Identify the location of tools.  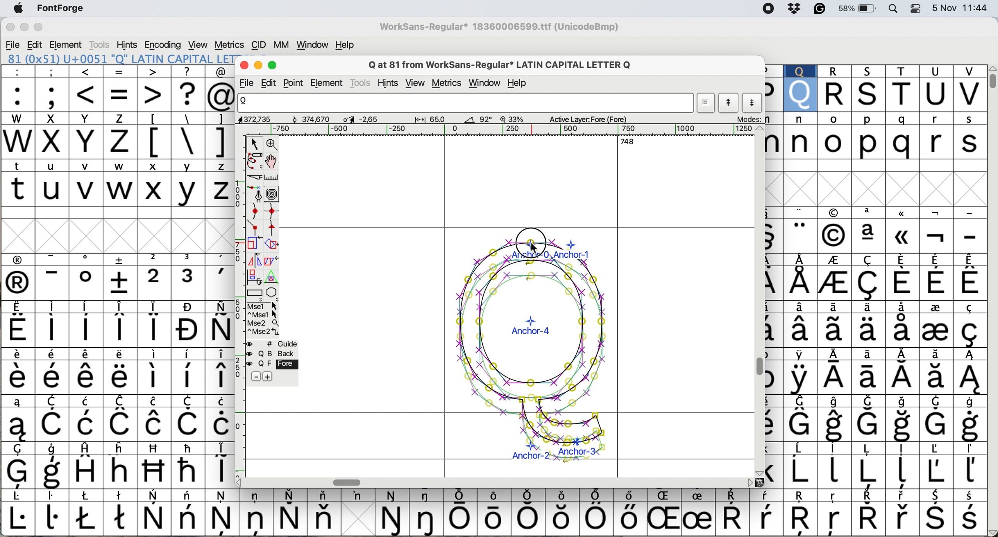
(360, 84).